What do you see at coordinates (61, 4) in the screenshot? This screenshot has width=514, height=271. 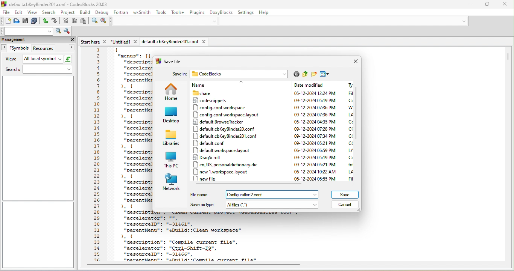 I see `default.cbKeyBinder201.conf - CodezBlocks 20.03` at bounding box center [61, 4].